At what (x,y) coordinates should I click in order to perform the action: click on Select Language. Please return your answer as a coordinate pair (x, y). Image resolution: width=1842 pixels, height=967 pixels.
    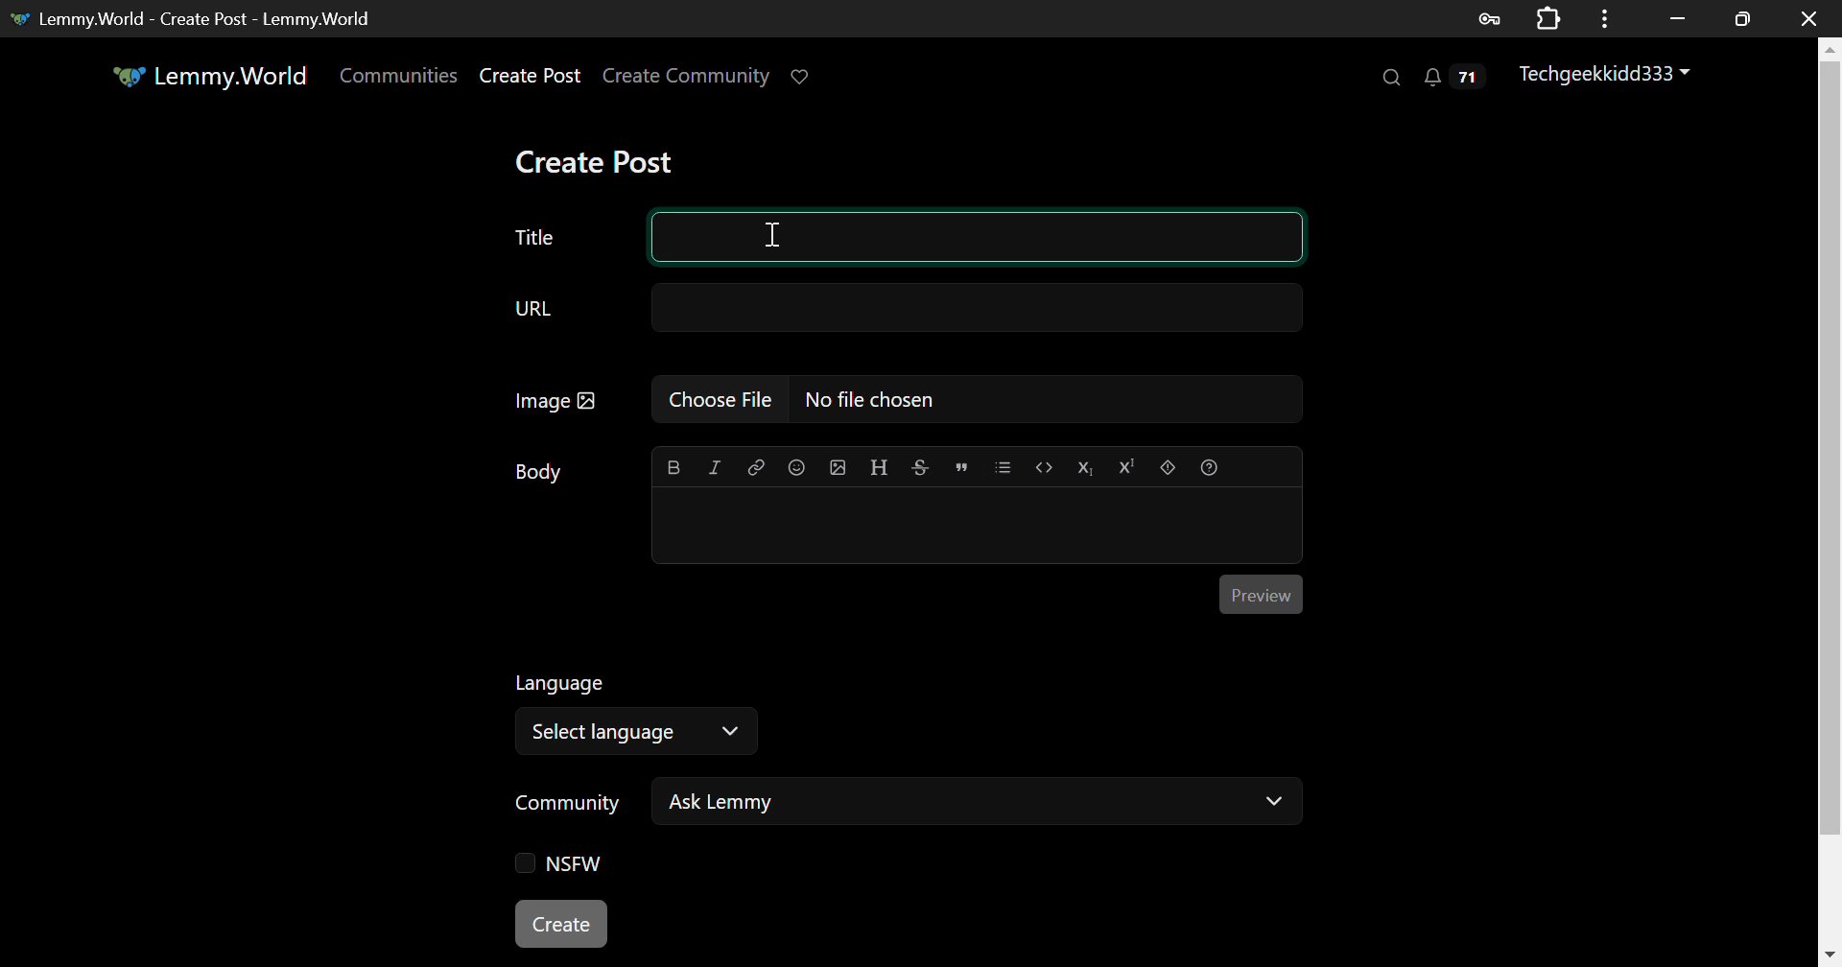
    Looking at the image, I should click on (644, 710).